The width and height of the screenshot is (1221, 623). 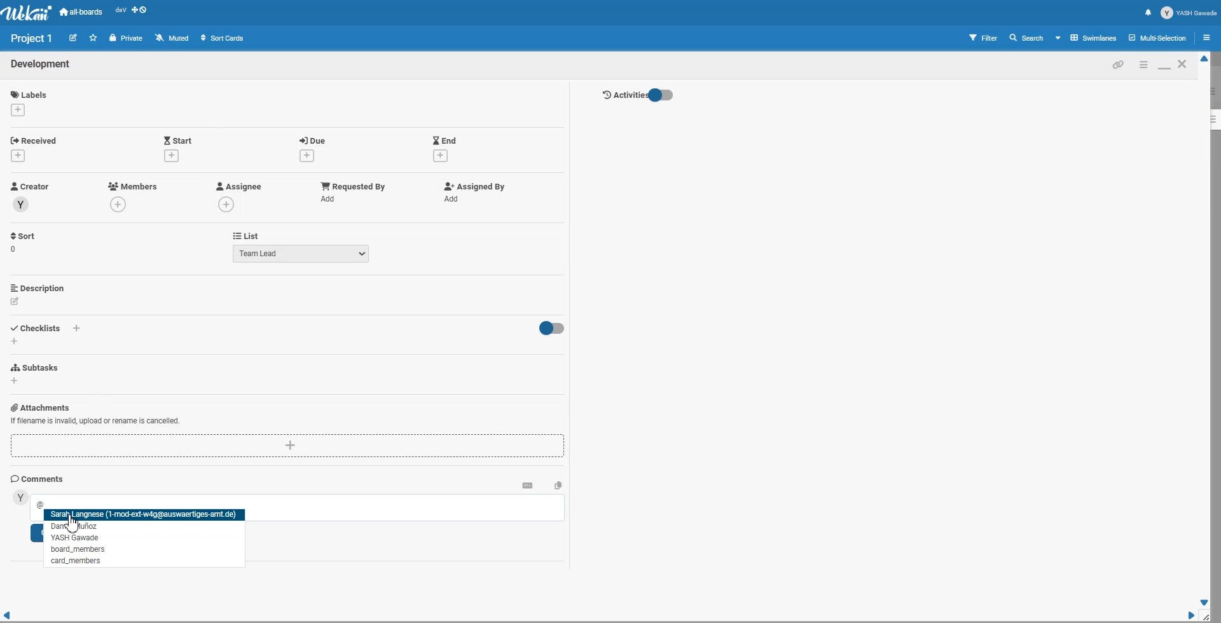 What do you see at coordinates (527, 484) in the screenshot?
I see `Convert to markdown` at bounding box center [527, 484].